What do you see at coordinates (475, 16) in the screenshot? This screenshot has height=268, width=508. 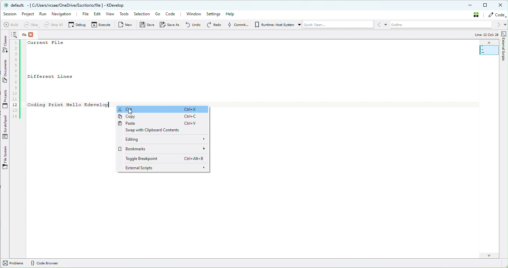 I see `Stash` at bounding box center [475, 16].